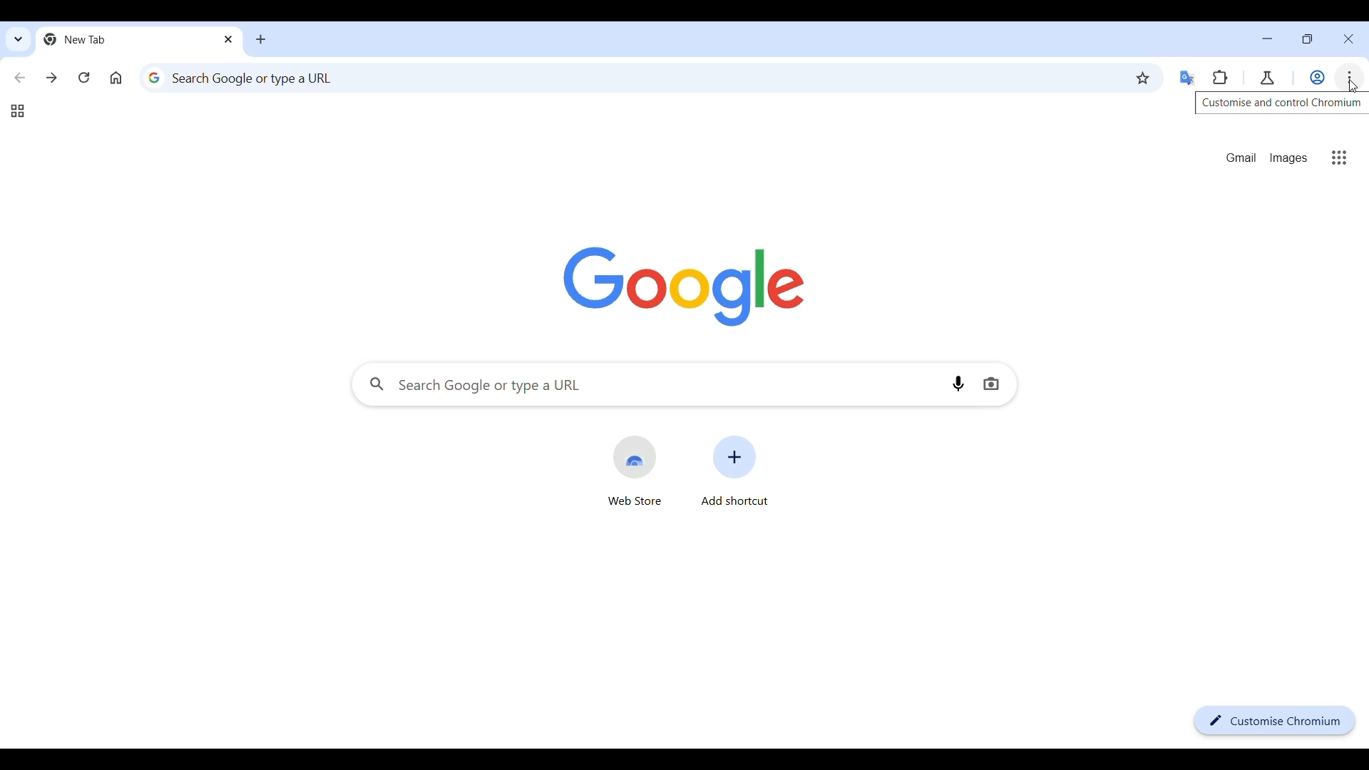 This screenshot has width=1369, height=770. I want to click on Close interface, so click(1348, 39).